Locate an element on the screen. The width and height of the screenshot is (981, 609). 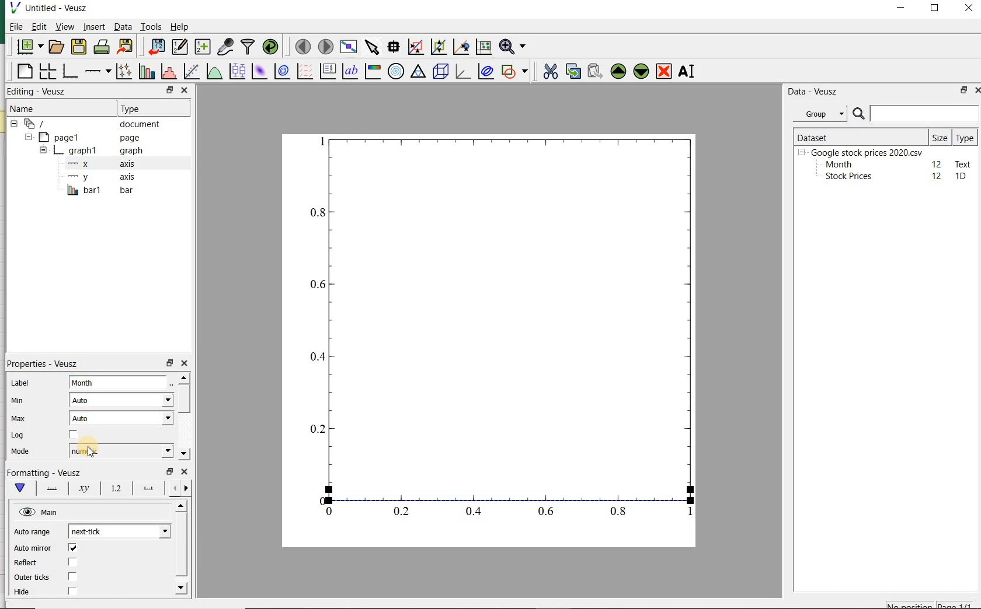
check/uncheck is located at coordinates (73, 436).